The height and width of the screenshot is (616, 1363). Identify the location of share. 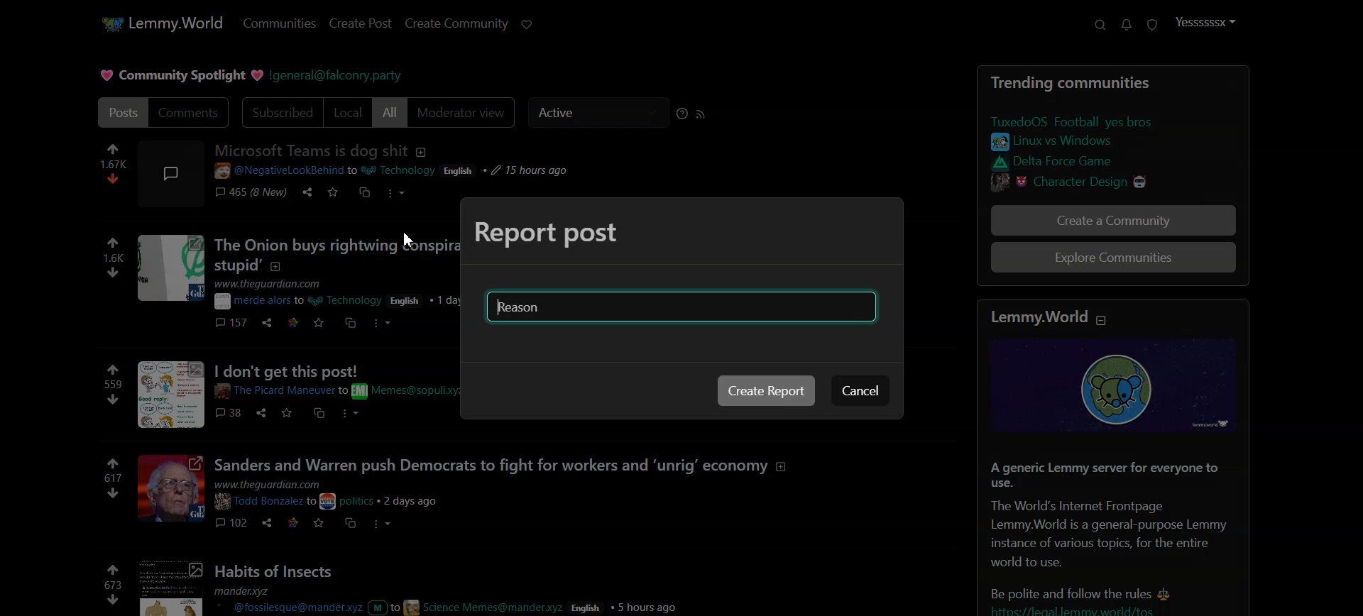
(260, 413).